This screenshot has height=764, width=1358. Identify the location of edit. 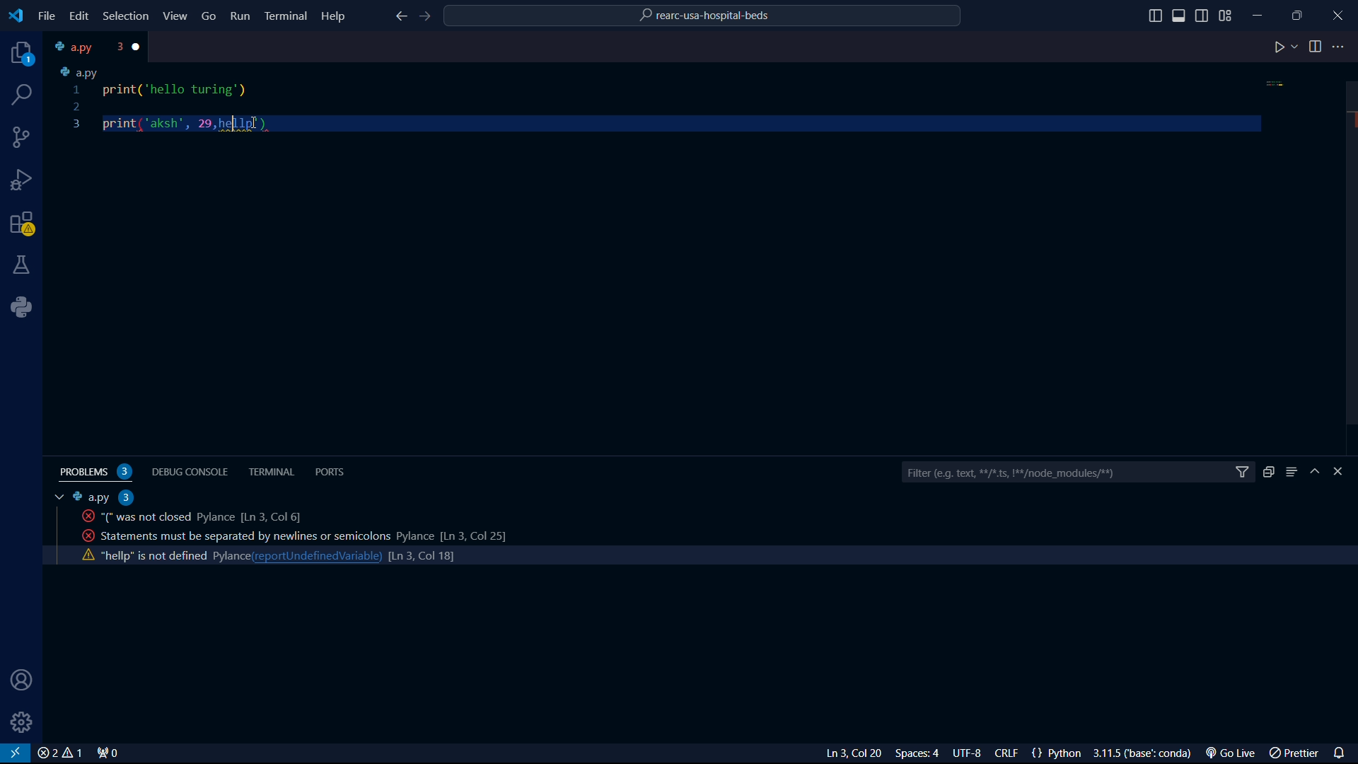
(78, 16).